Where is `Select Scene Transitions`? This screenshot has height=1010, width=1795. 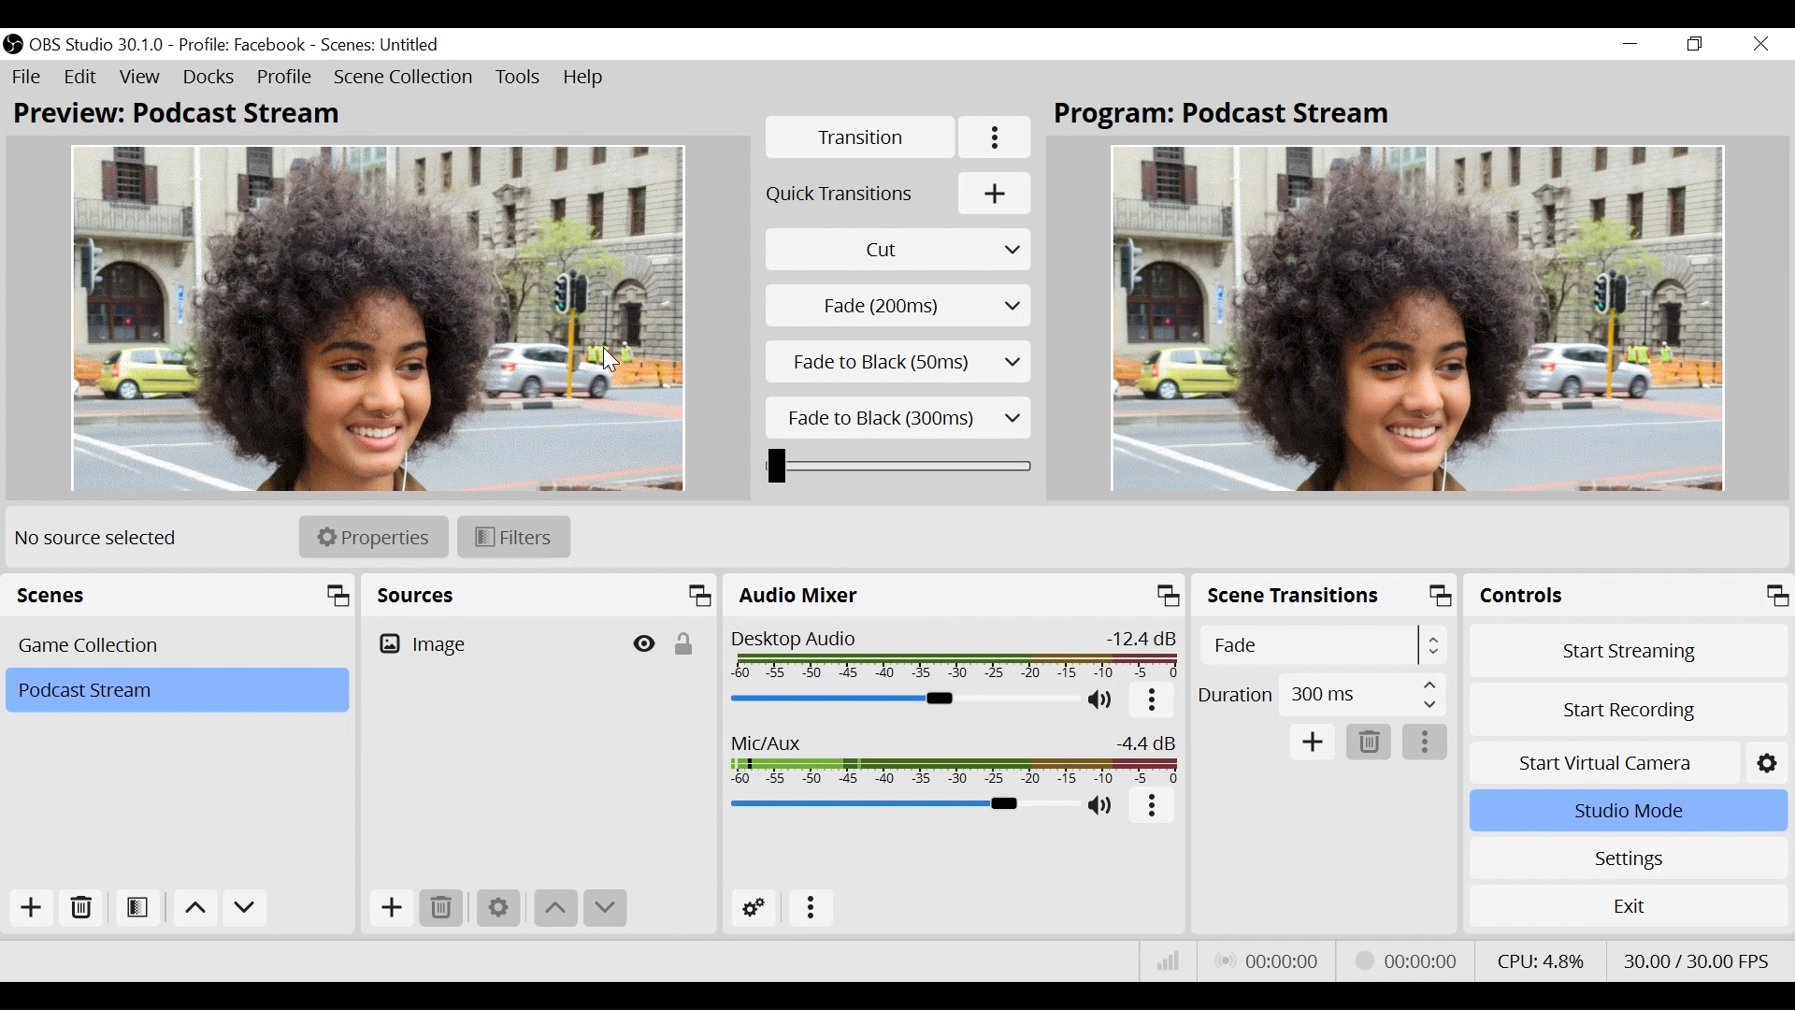
Select Scene Transitions is located at coordinates (1326, 644).